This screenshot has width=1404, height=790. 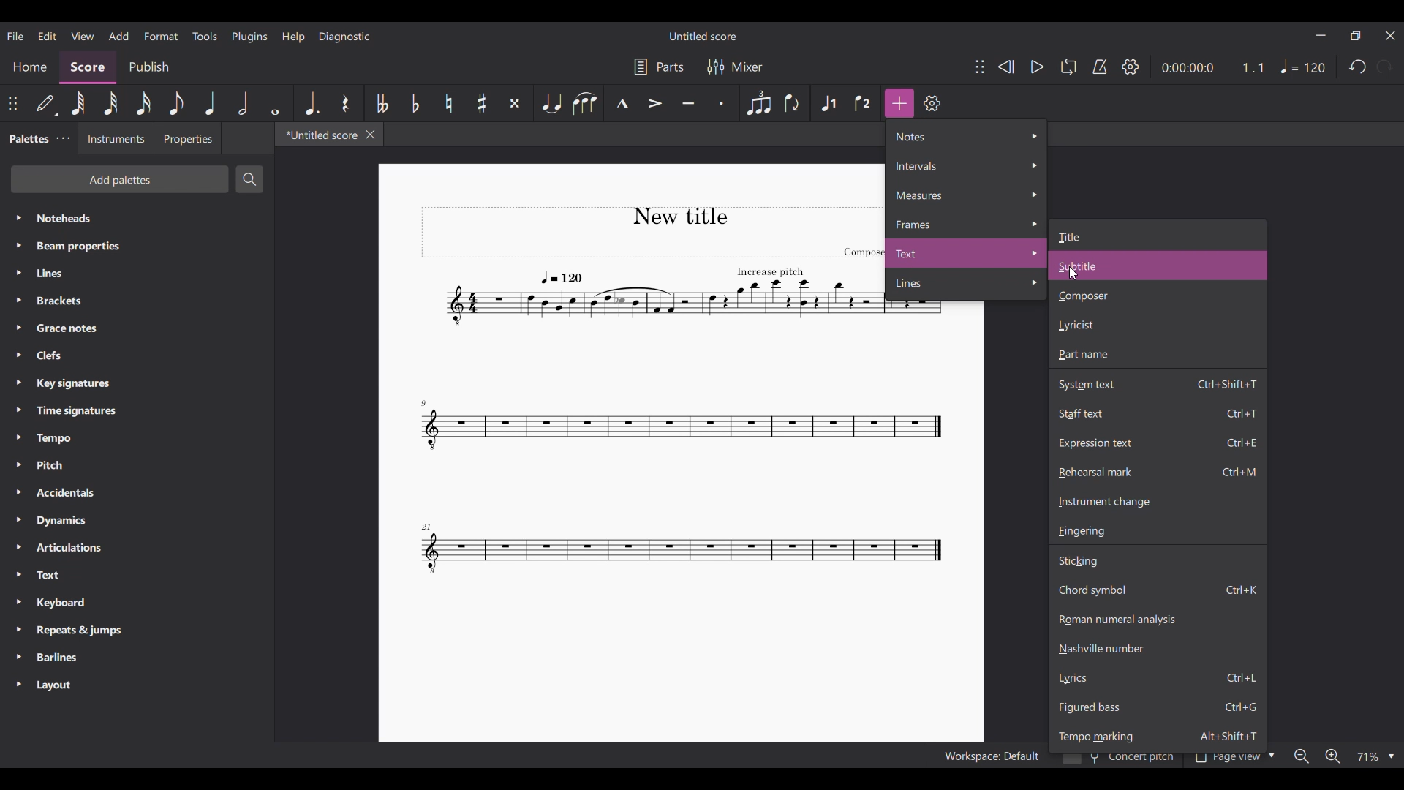 What do you see at coordinates (1385, 67) in the screenshot?
I see `Redo` at bounding box center [1385, 67].